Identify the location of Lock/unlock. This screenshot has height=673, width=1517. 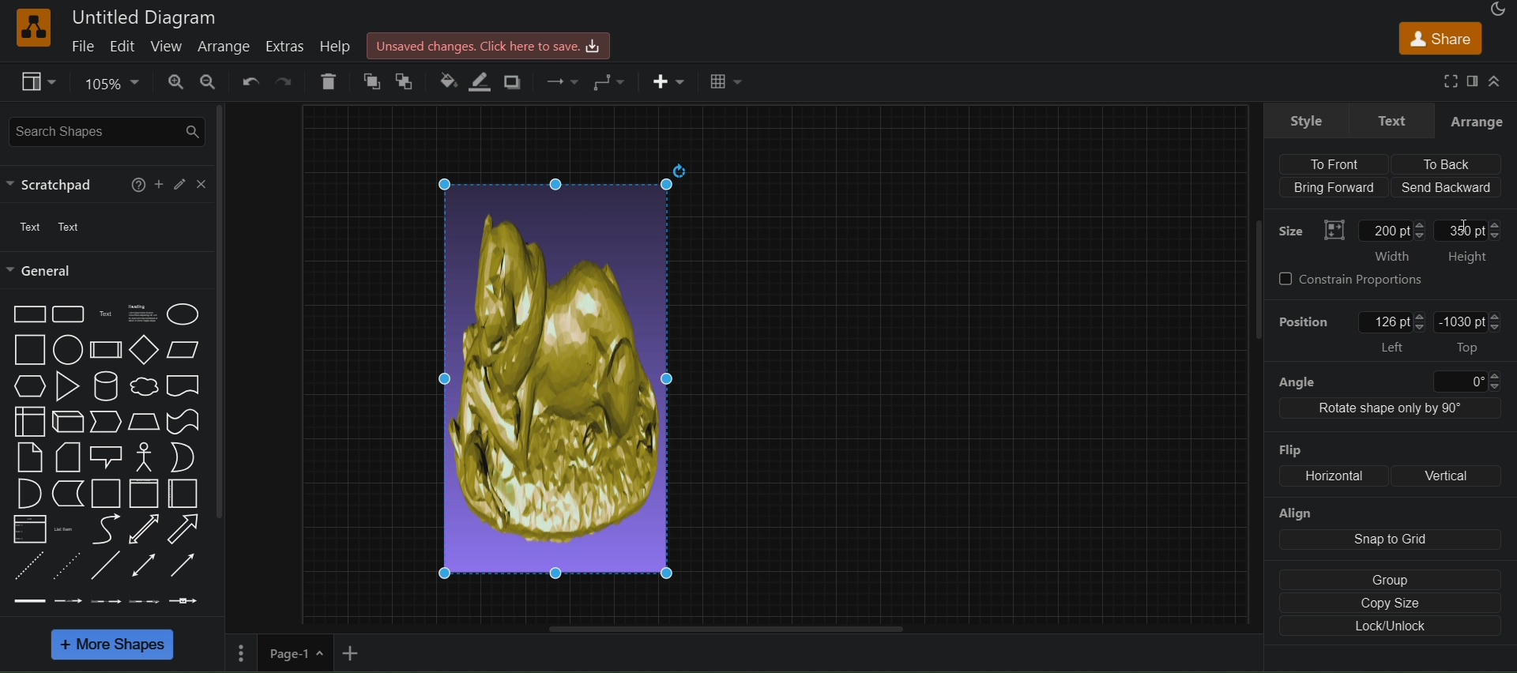
(1391, 628).